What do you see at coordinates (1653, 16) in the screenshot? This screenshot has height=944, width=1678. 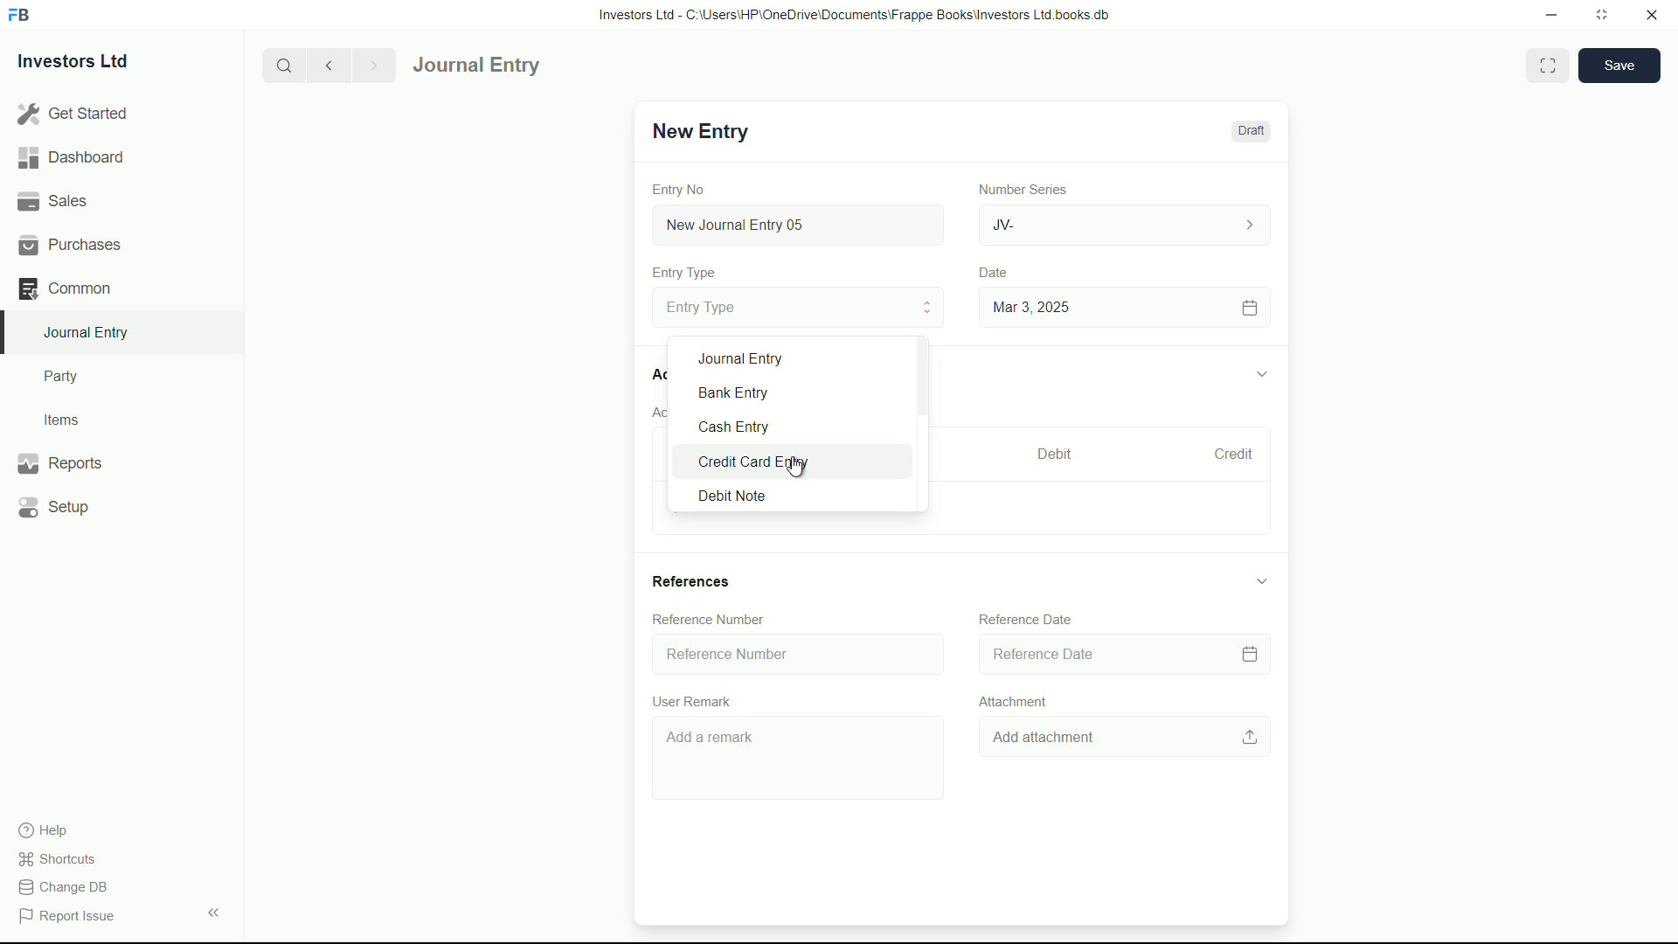 I see `close` at bounding box center [1653, 16].